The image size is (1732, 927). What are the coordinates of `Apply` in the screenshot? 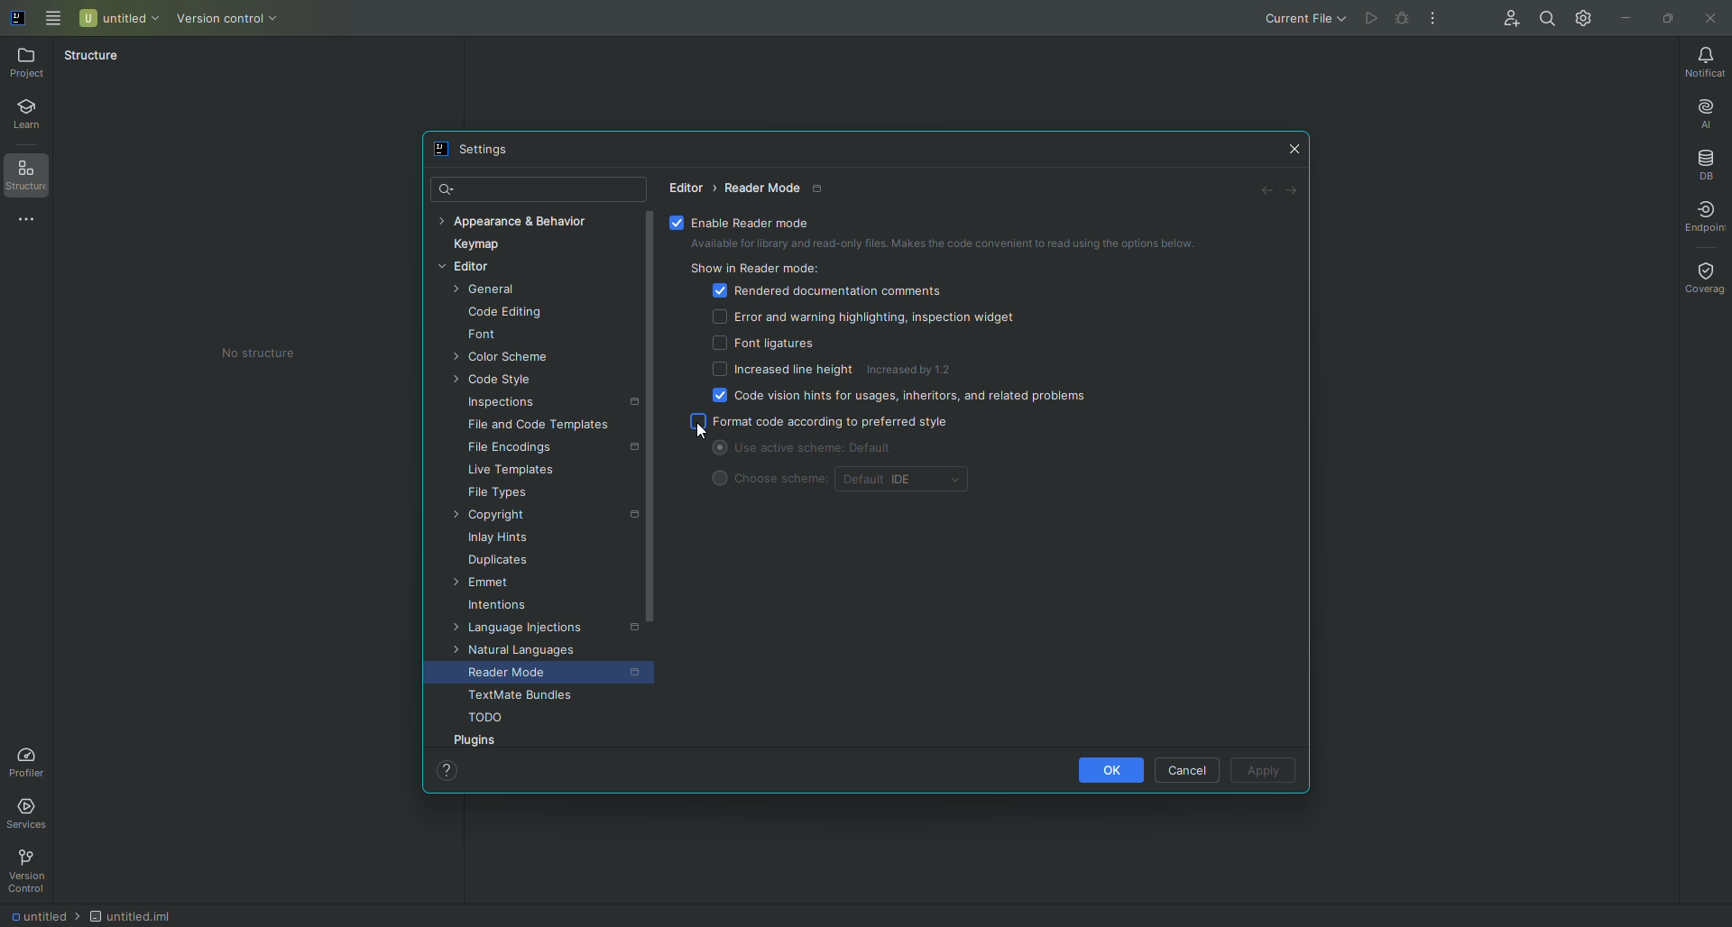 It's located at (1264, 771).